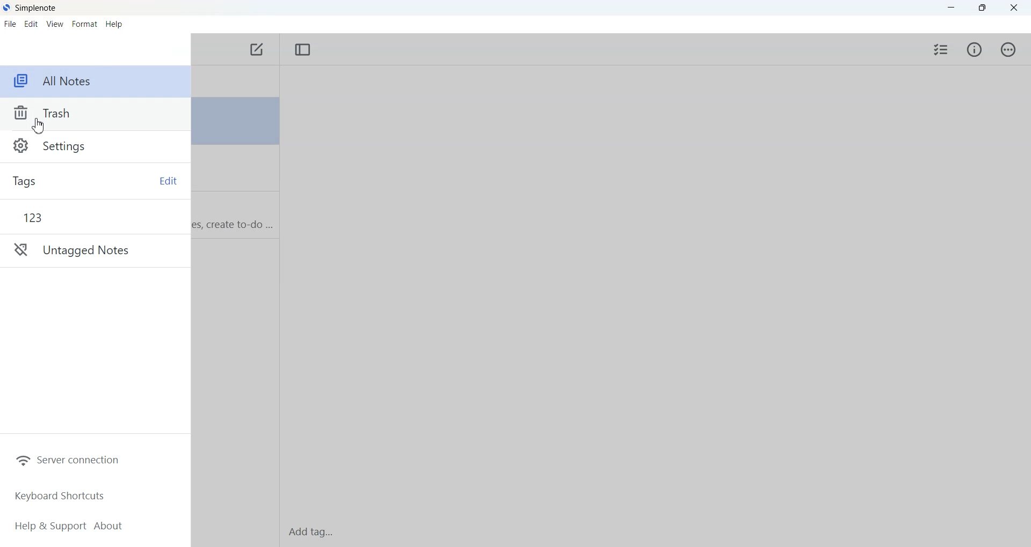  Describe the element at coordinates (974, 50) in the screenshot. I see `Info` at that location.